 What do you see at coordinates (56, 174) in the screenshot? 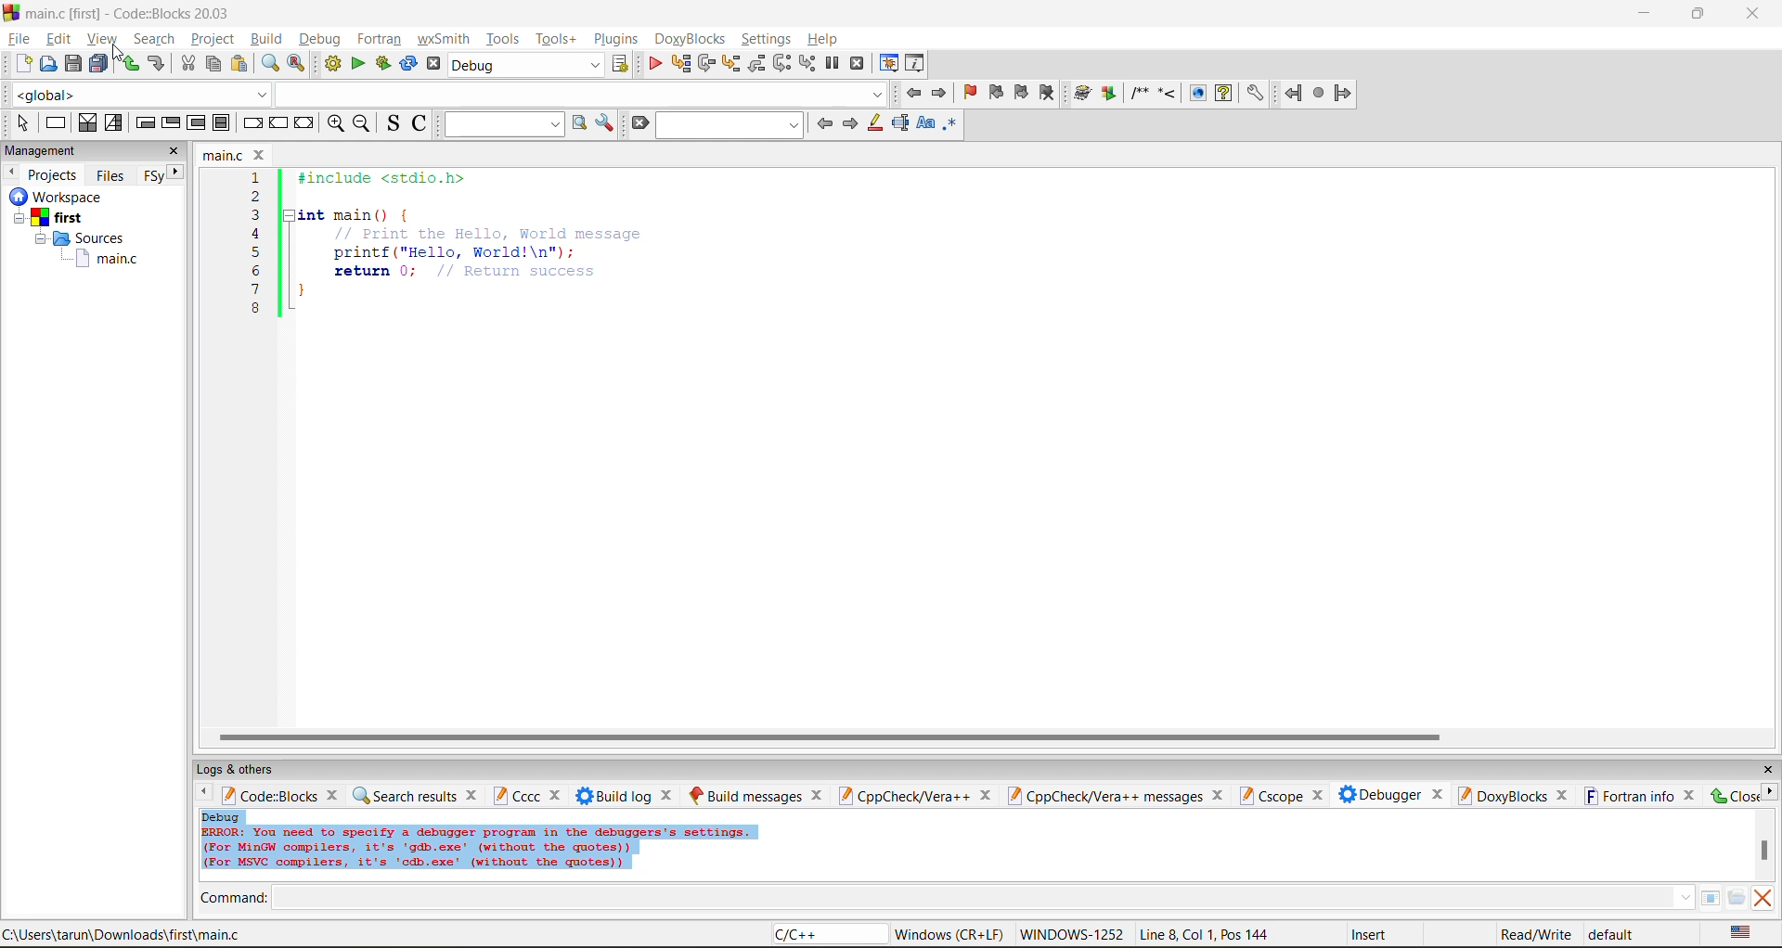
I see `projects` at bounding box center [56, 174].